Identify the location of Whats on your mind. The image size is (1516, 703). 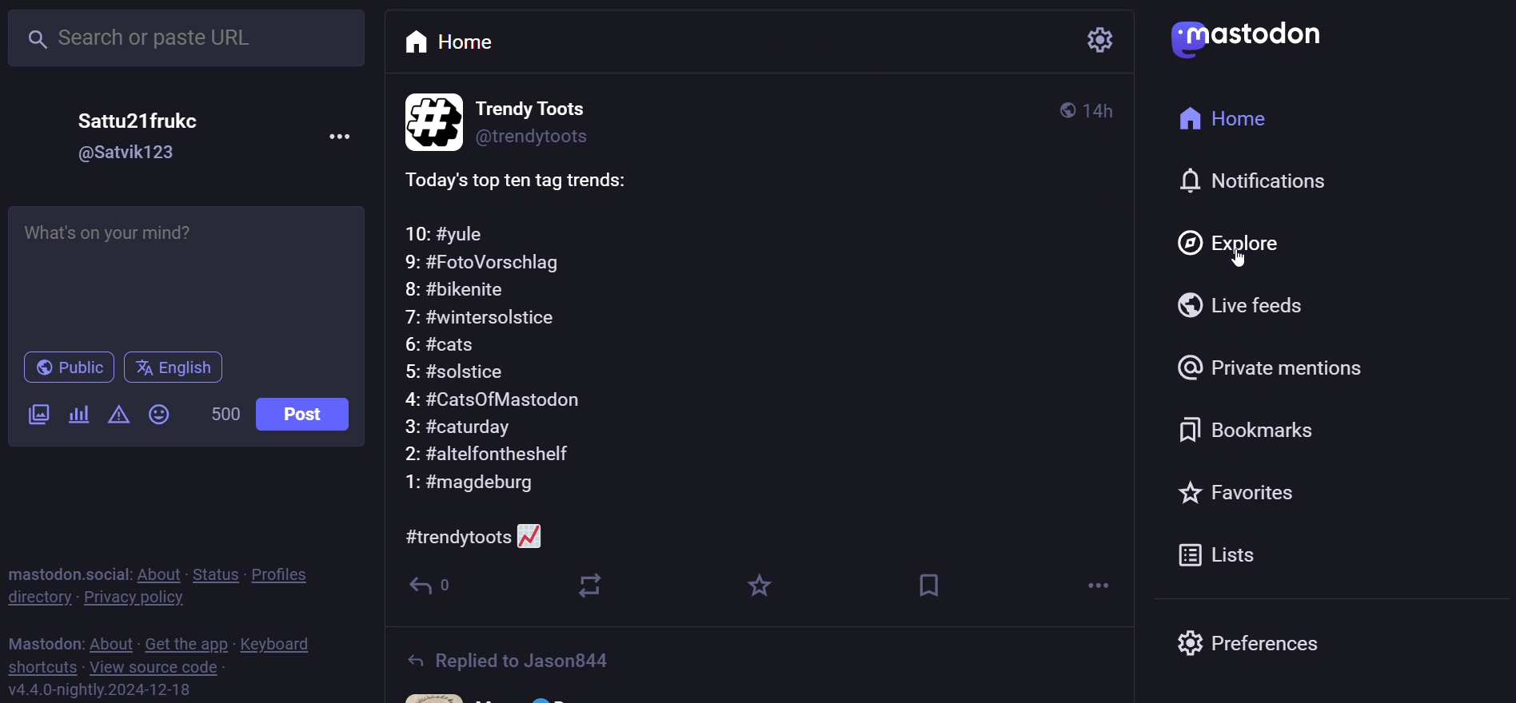
(192, 274).